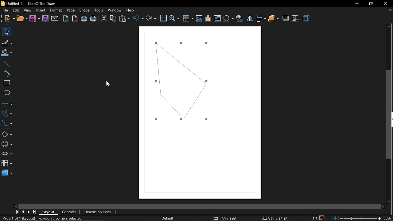  I want to click on view, so click(28, 10).